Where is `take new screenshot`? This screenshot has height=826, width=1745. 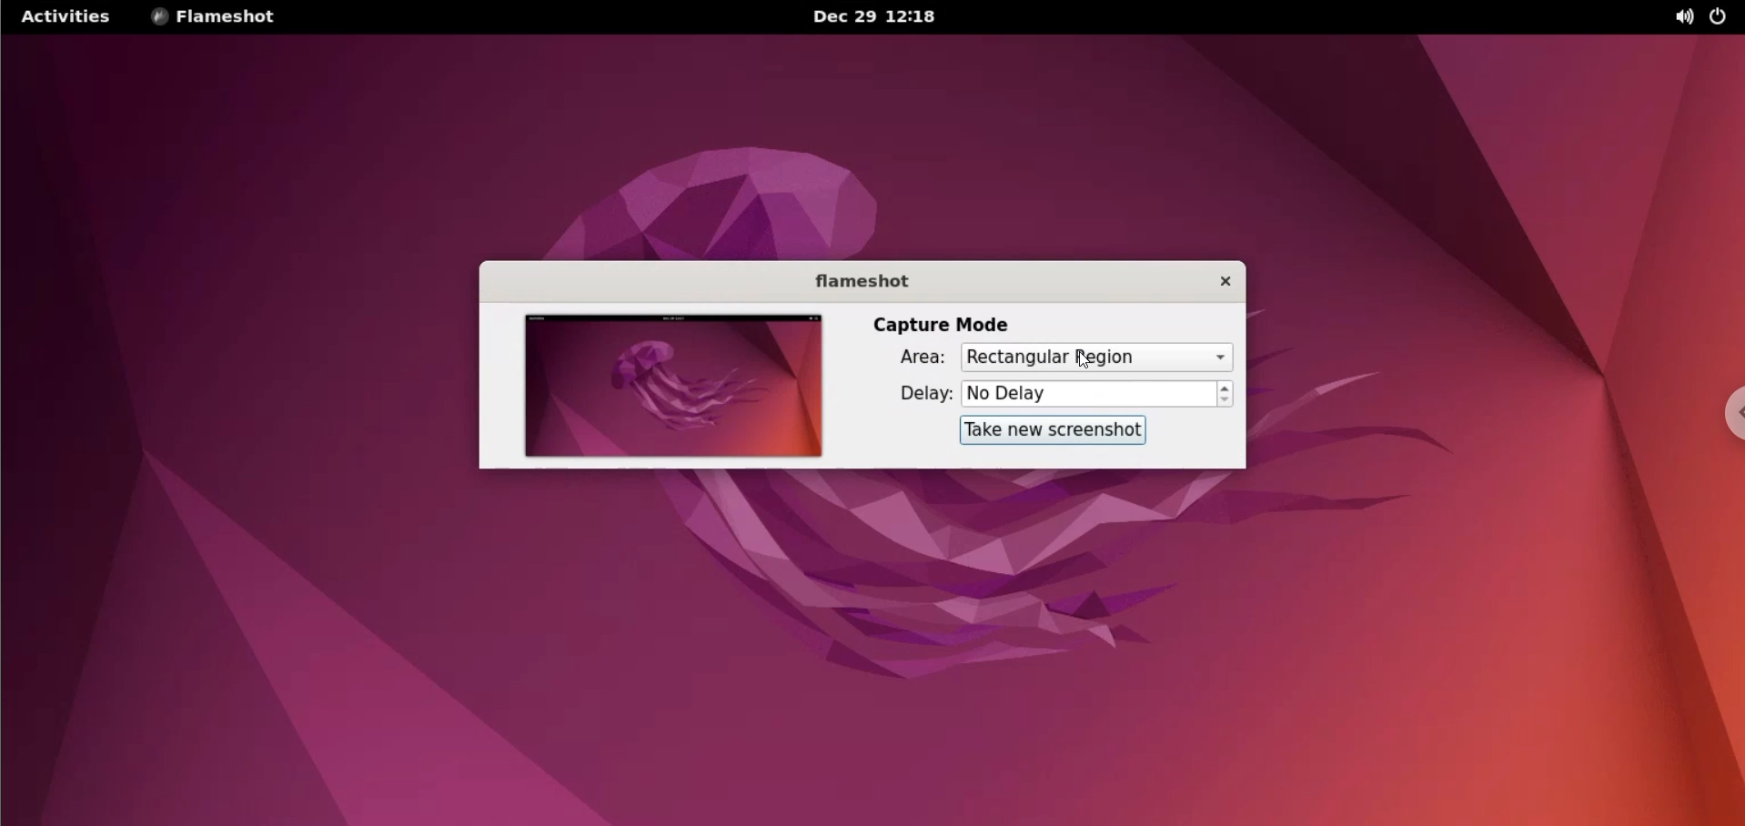 take new screenshot is located at coordinates (1054, 431).